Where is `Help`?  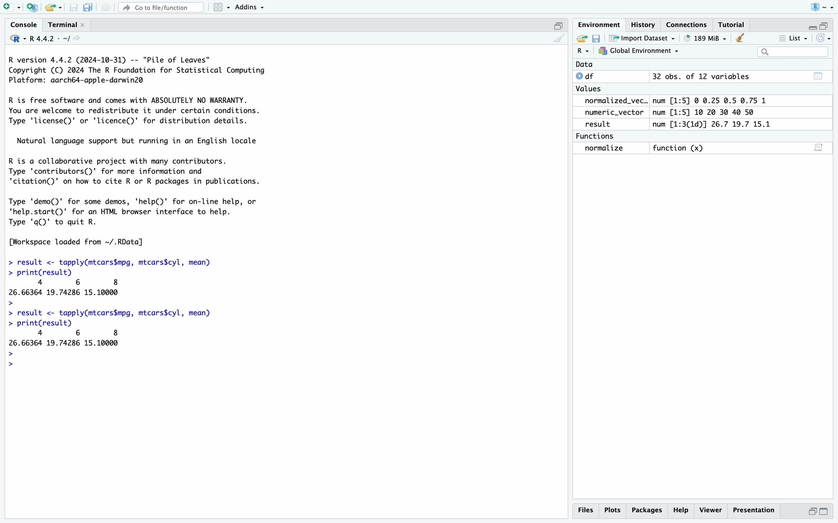 Help is located at coordinates (681, 511).